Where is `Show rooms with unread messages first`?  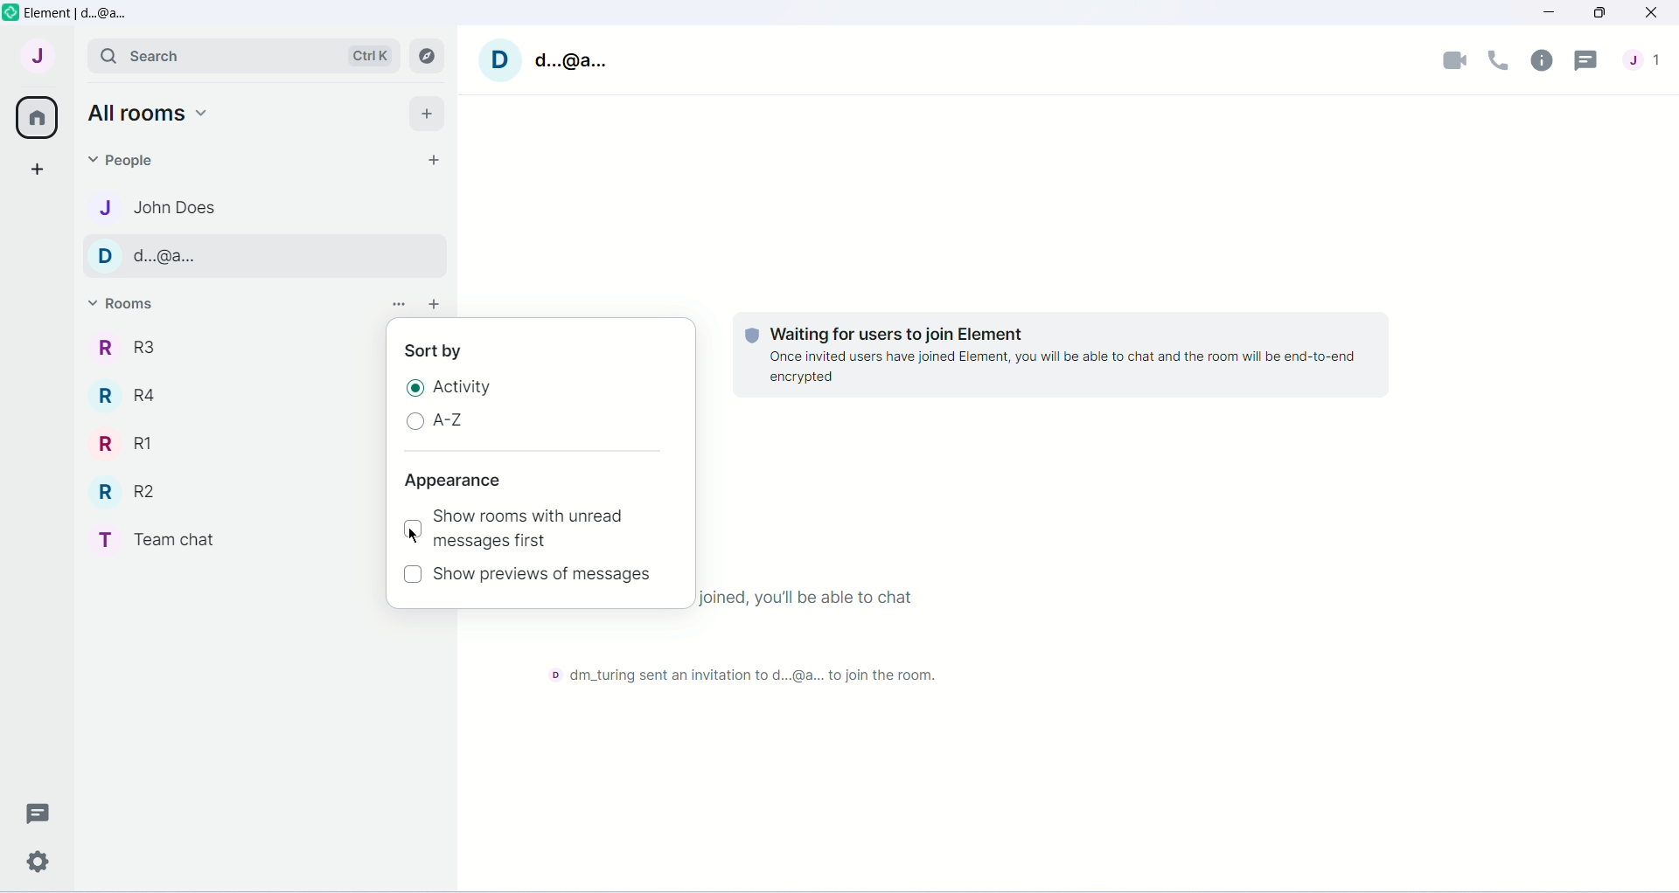 Show rooms with unread messages first is located at coordinates (544, 529).